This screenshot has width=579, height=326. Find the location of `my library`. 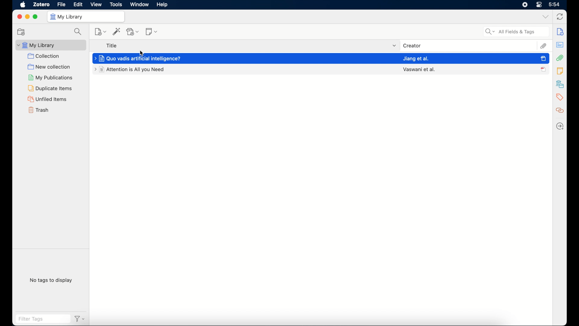

my library is located at coordinates (51, 45).